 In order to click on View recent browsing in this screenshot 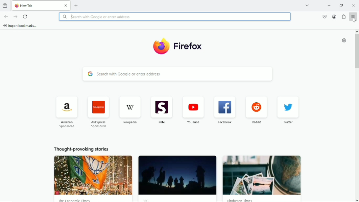, I will do `click(6, 5)`.